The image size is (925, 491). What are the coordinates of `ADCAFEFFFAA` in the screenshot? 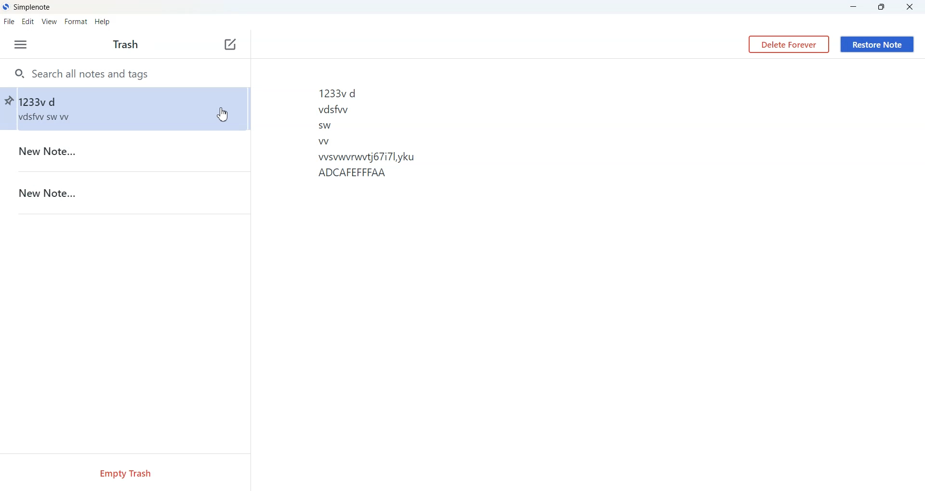 It's located at (366, 174).